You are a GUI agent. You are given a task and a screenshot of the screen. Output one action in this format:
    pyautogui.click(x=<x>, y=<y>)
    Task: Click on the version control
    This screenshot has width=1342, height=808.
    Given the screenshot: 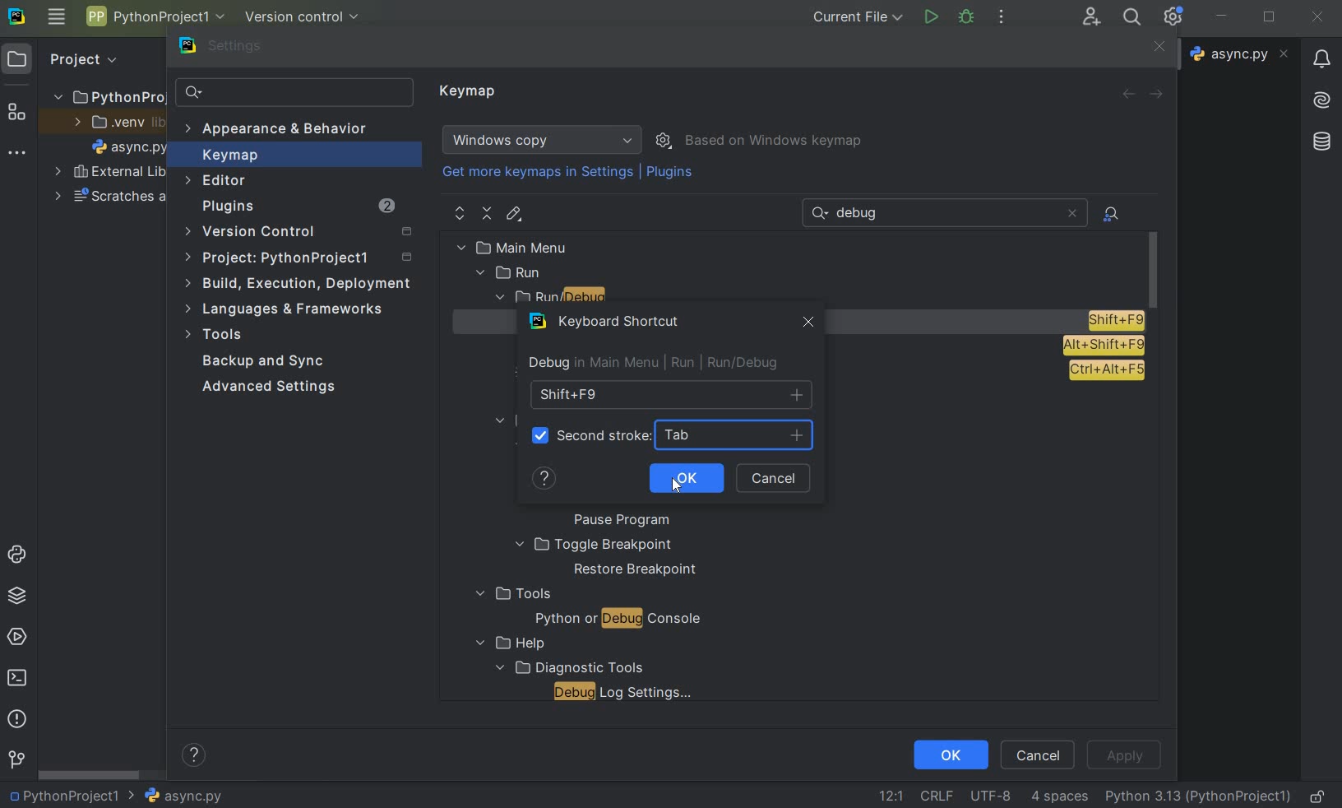 What is the action you would take?
    pyautogui.click(x=303, y=233)
    